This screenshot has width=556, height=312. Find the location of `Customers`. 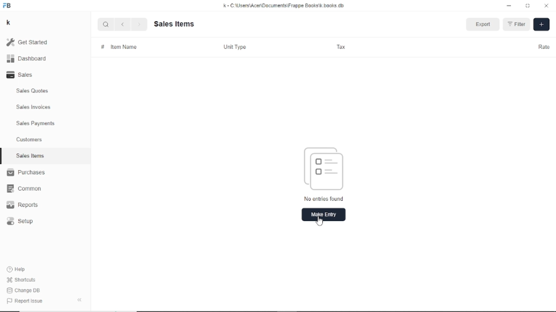

Customers is located at coordinates (30, 139).